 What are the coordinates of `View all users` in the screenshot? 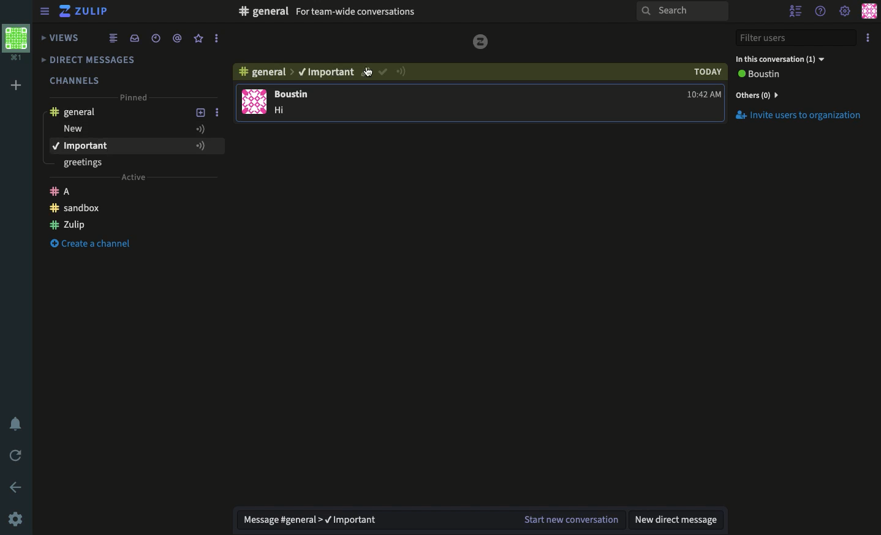 It's located at (768, 75).